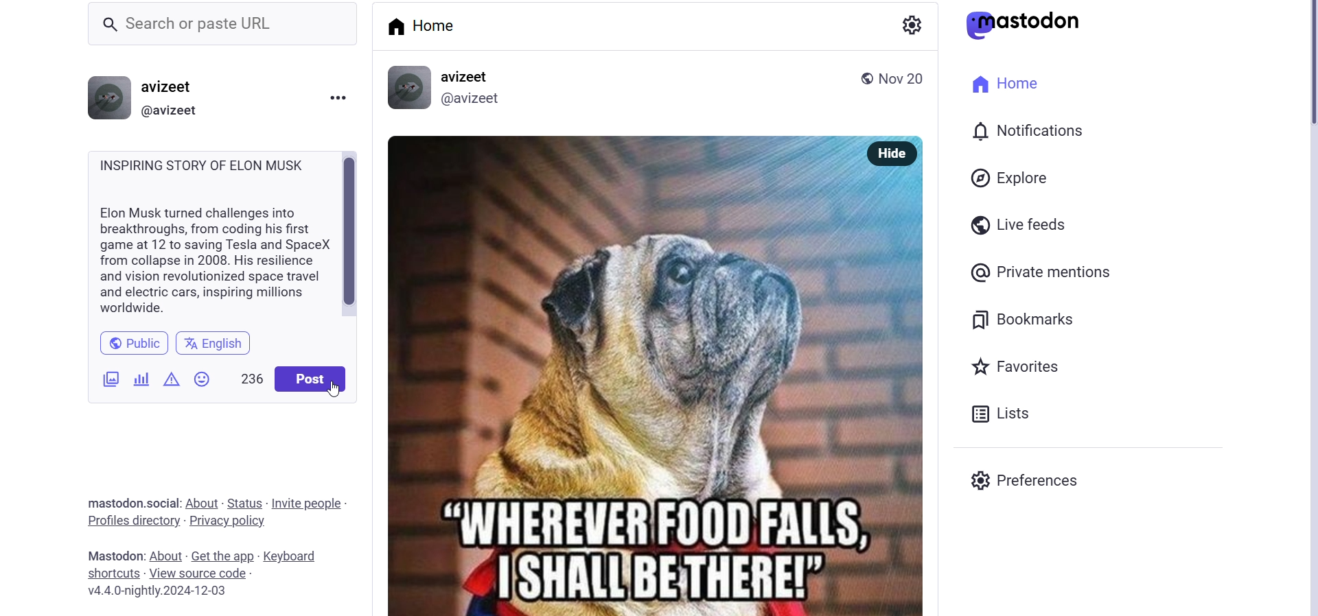 The width and height of the screenshot is (1318, 616). I want to click on live feeds, so click(1017, 226).